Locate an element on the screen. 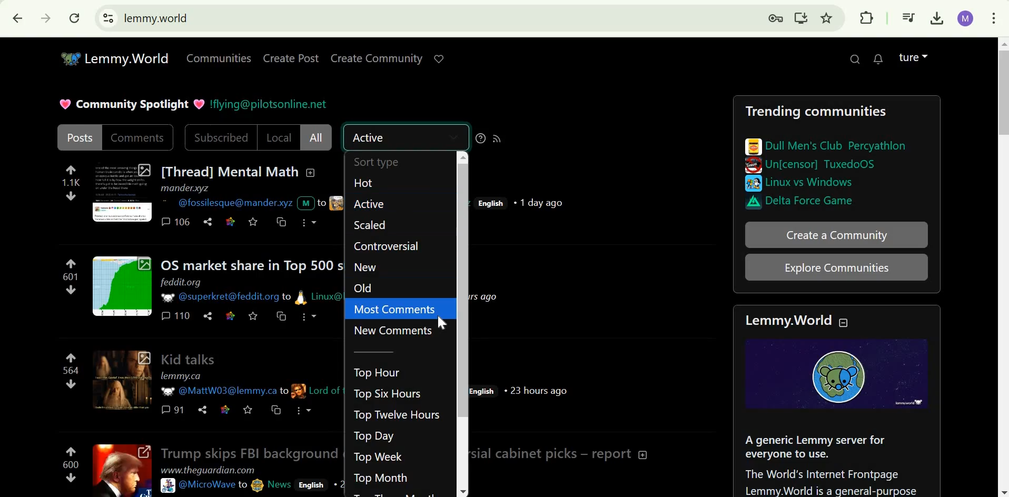 This screenshot has width=1009, height=497. save is located at coordinates (251, 315).